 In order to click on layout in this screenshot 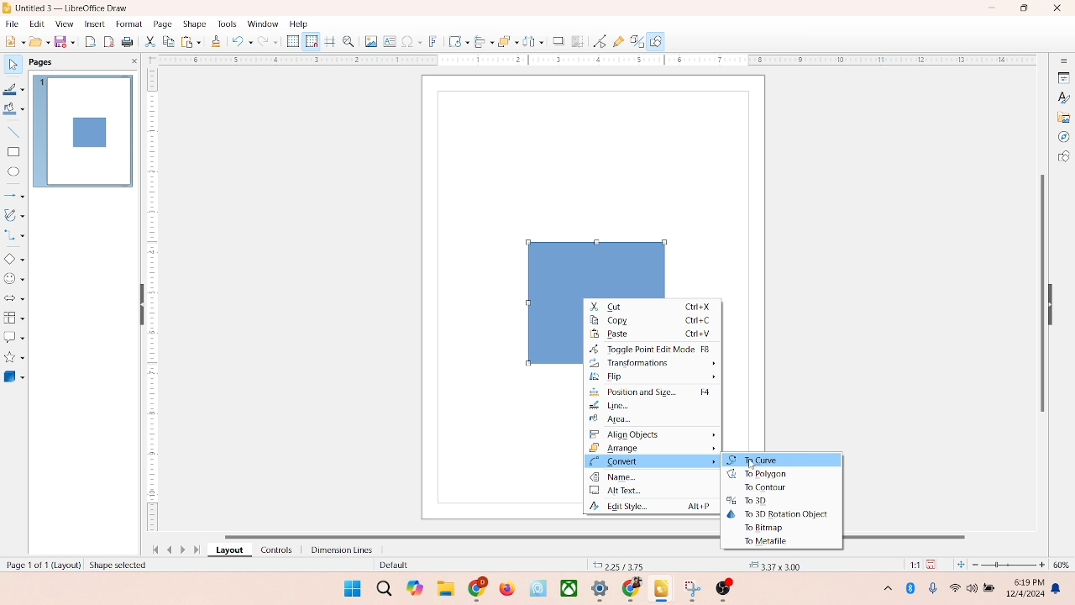, I will do `click(228, 550)`.